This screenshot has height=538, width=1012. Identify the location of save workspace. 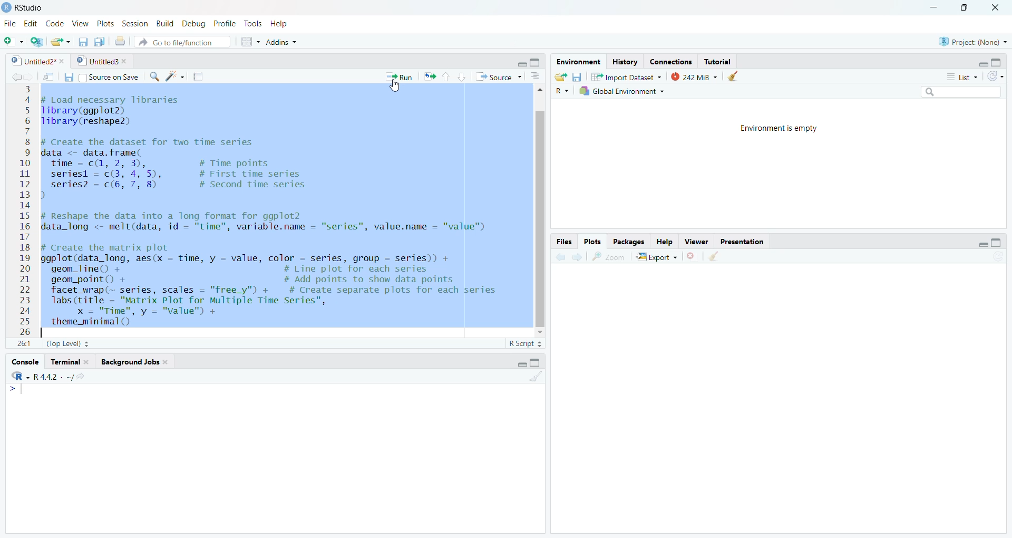
(577, 76).